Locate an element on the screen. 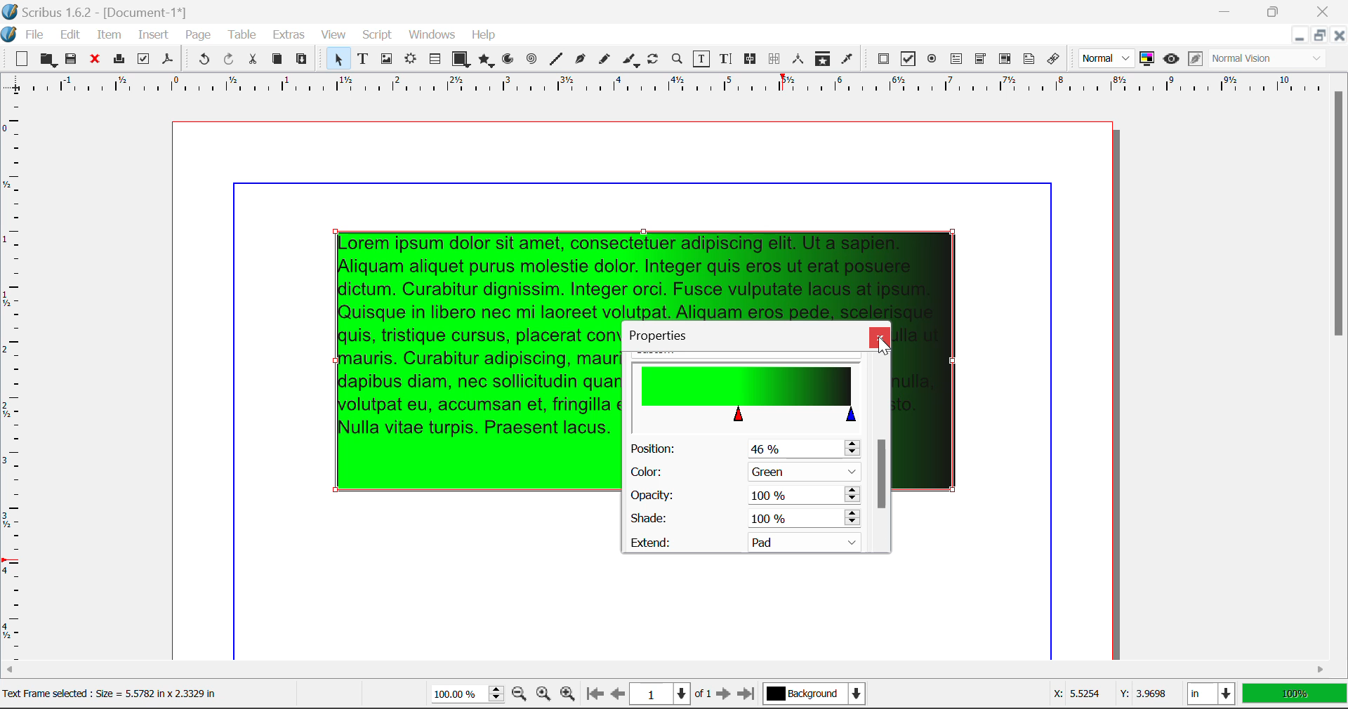 This screenshot has height=709, width=1348. Minimize is located at coordinates (1318, 35).